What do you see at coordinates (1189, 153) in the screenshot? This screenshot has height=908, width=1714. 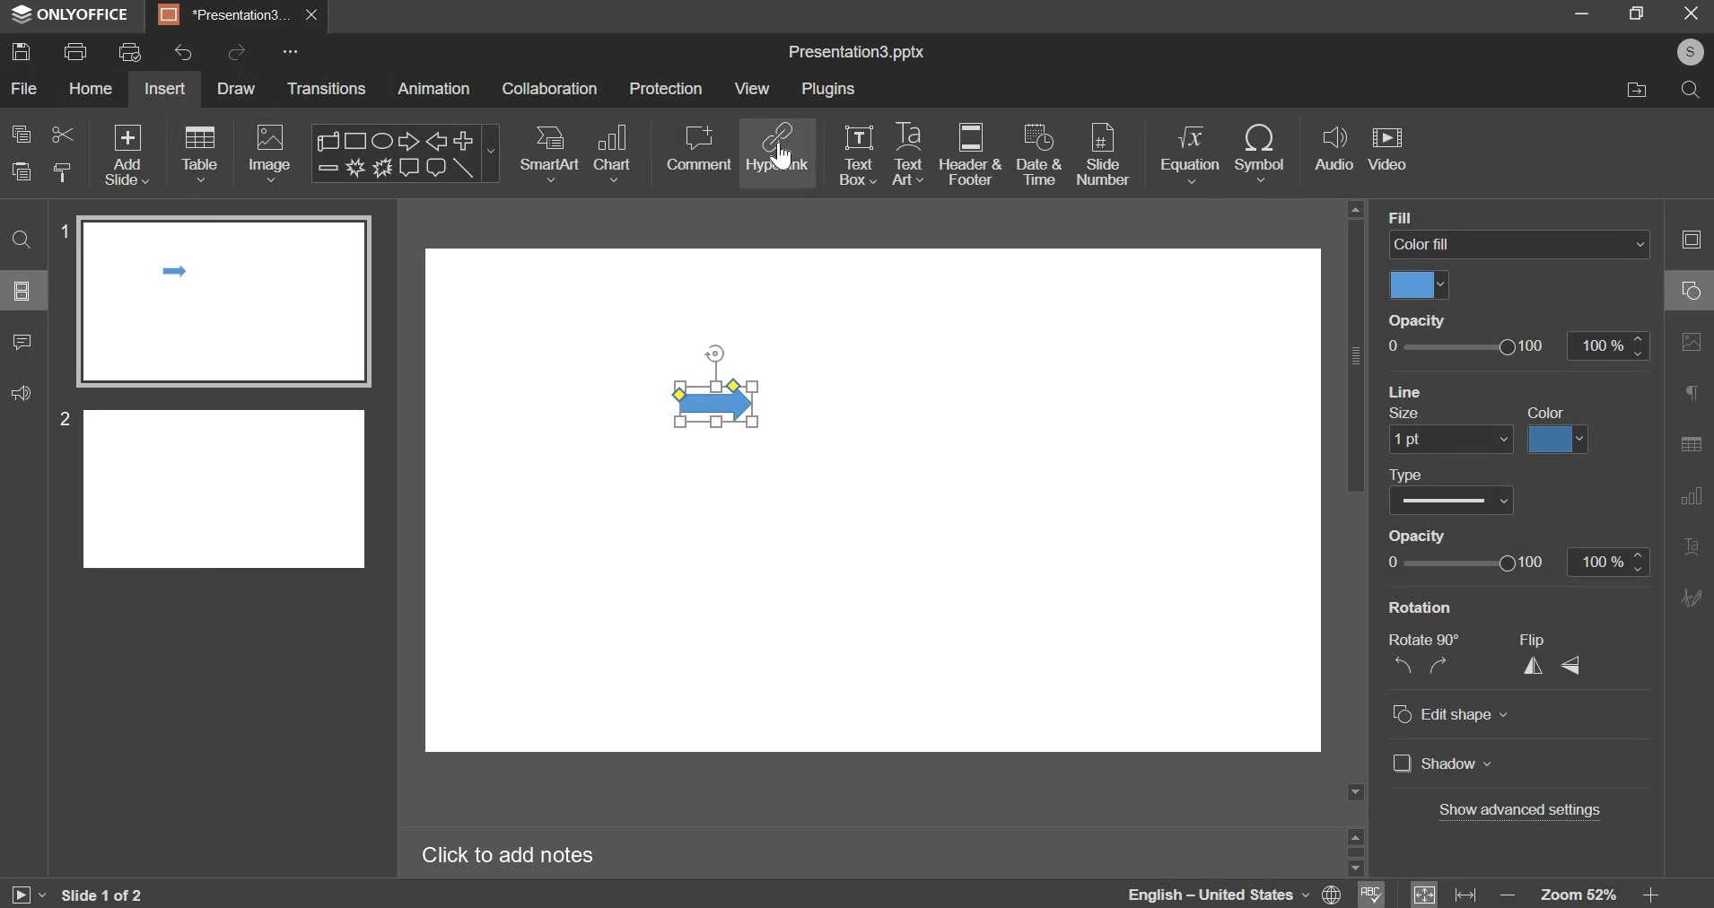 I see `equation` at bounding box center [1189, 153].